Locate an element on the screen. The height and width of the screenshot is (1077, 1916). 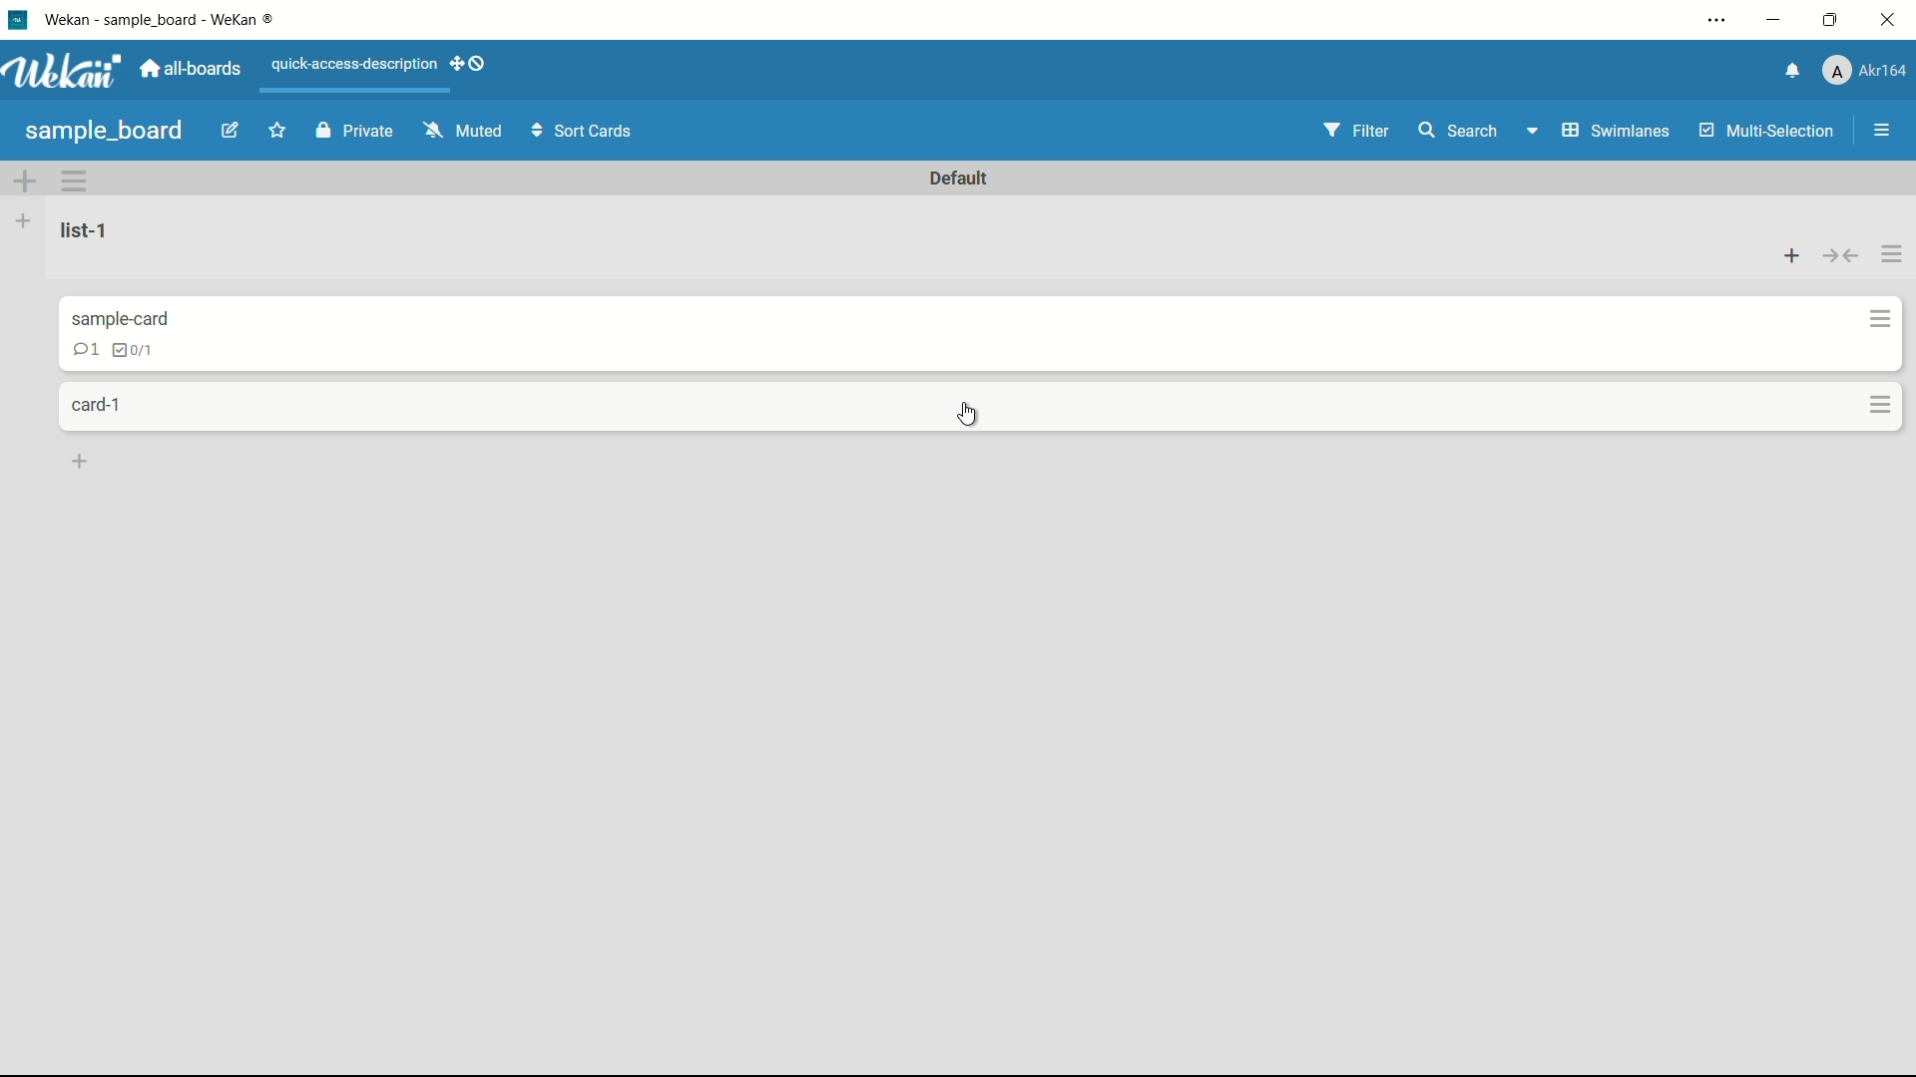
filter is located at coordinates (1355, 132).